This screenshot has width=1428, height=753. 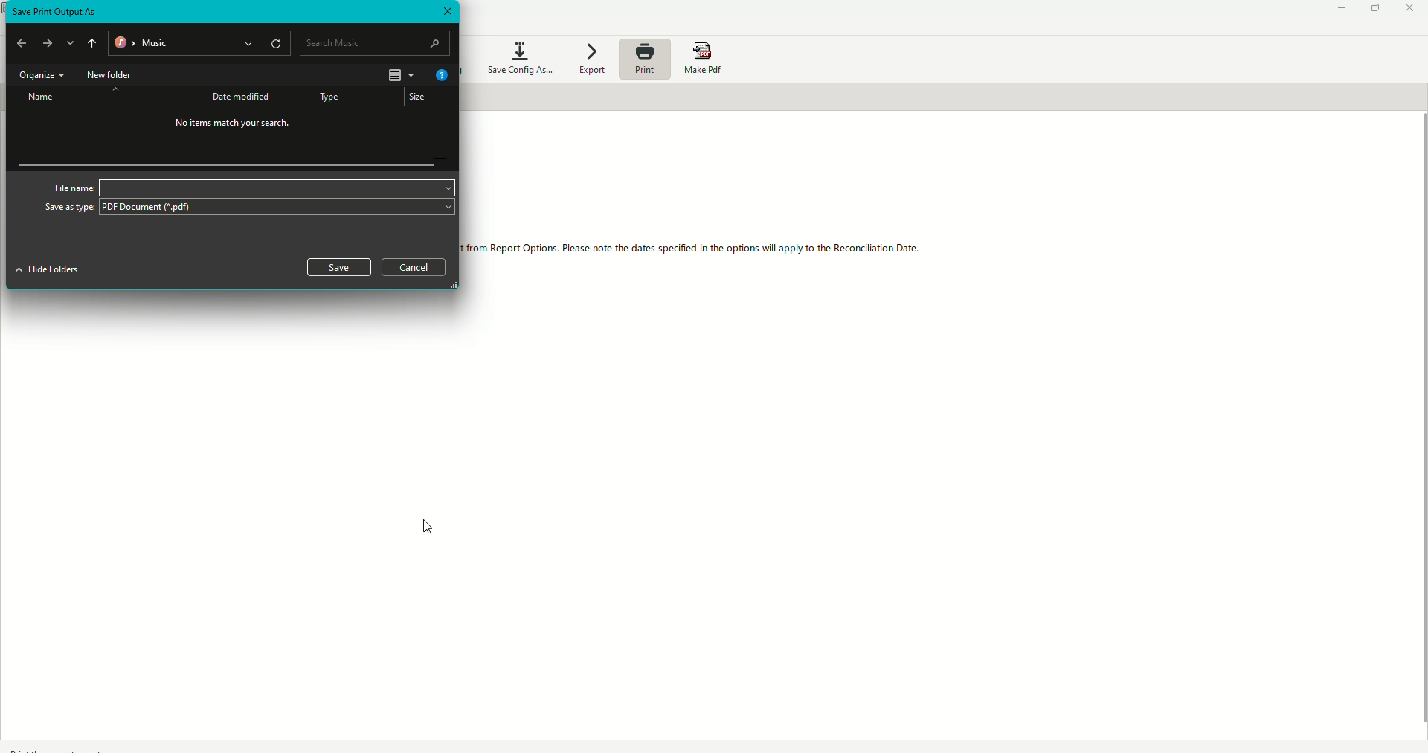 What do you see at coordinates (113, 75) in the screenshot?
I see `New Folder` at bounding box center [113, 75].